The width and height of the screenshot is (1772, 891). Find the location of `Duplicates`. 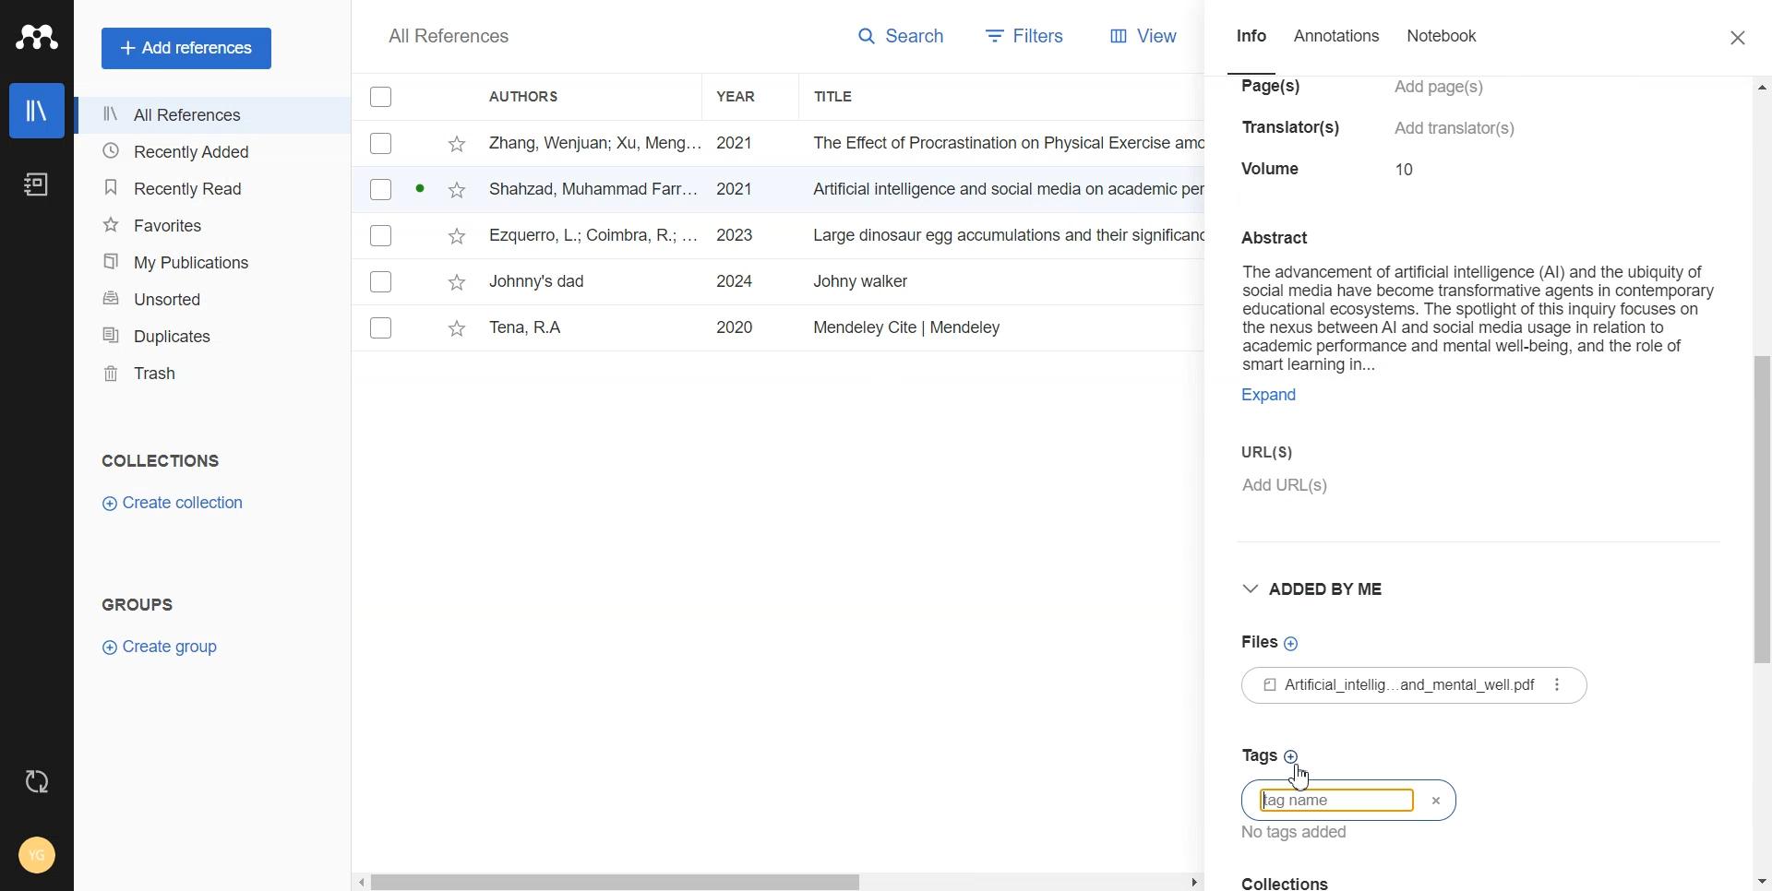

Duplicates is located at coordinates (209, 334).